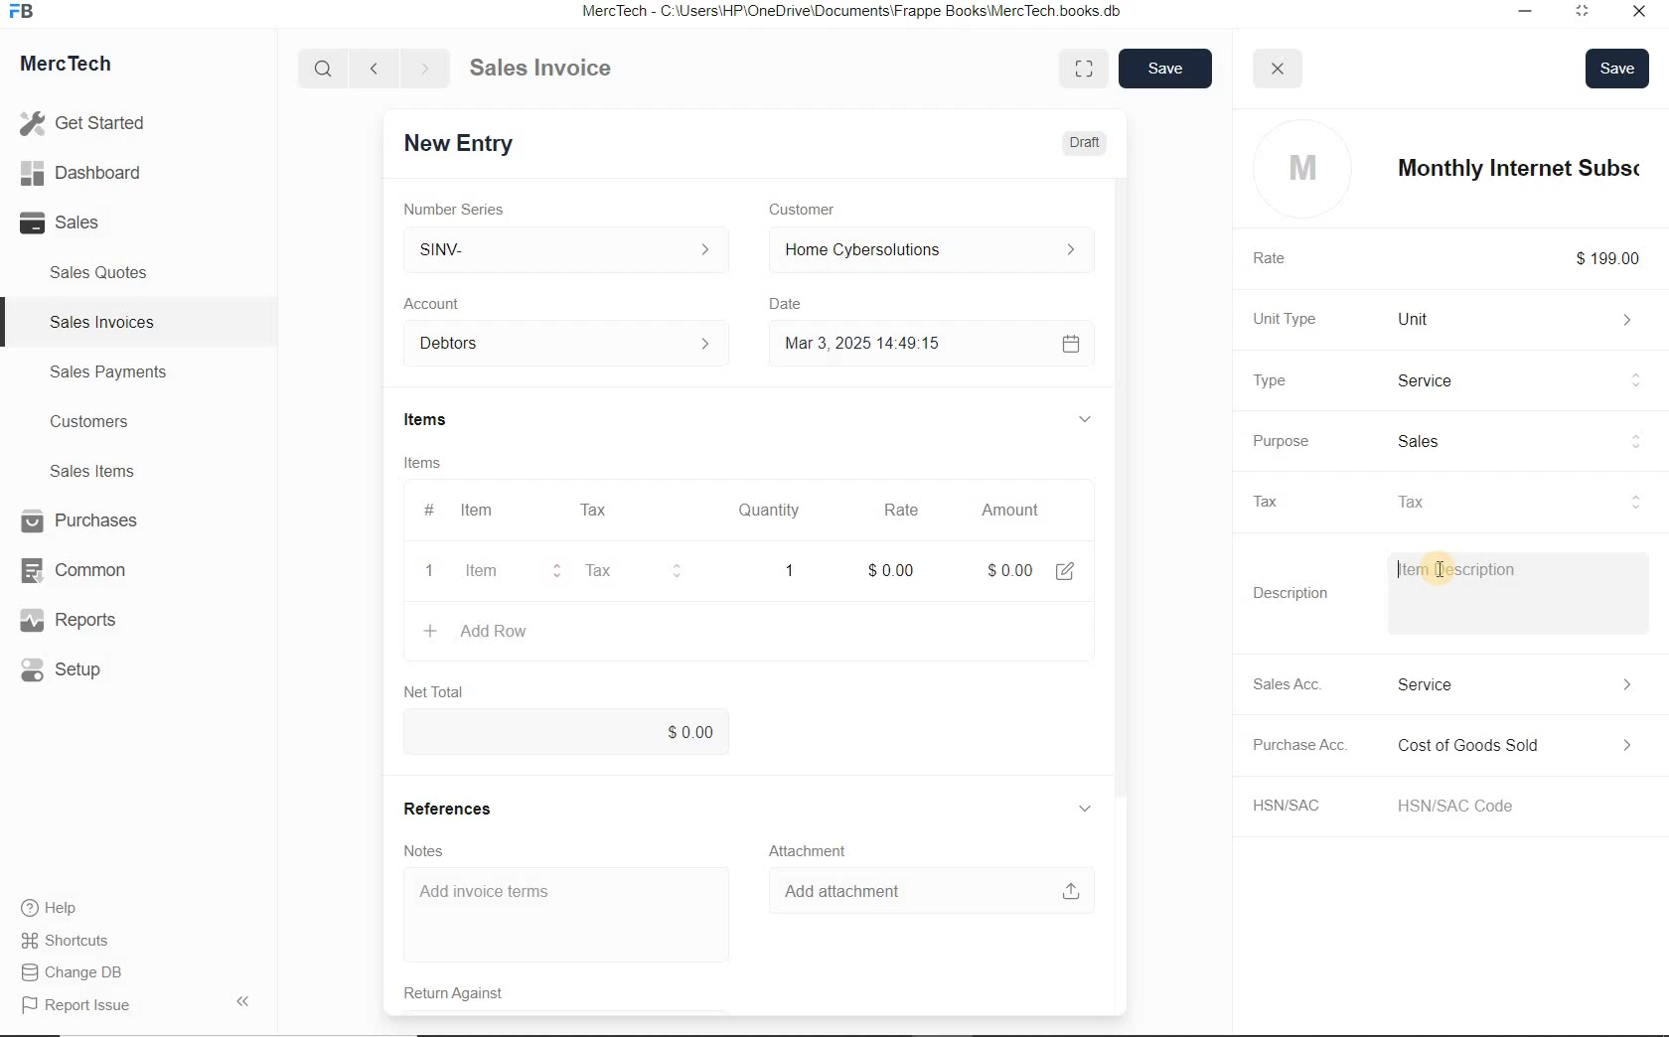 The image size is (1669, 1037). What do you see at coordinates (1507, 14) in the screenshot?
I see `Minimize` at bounding box center [1507, 14].